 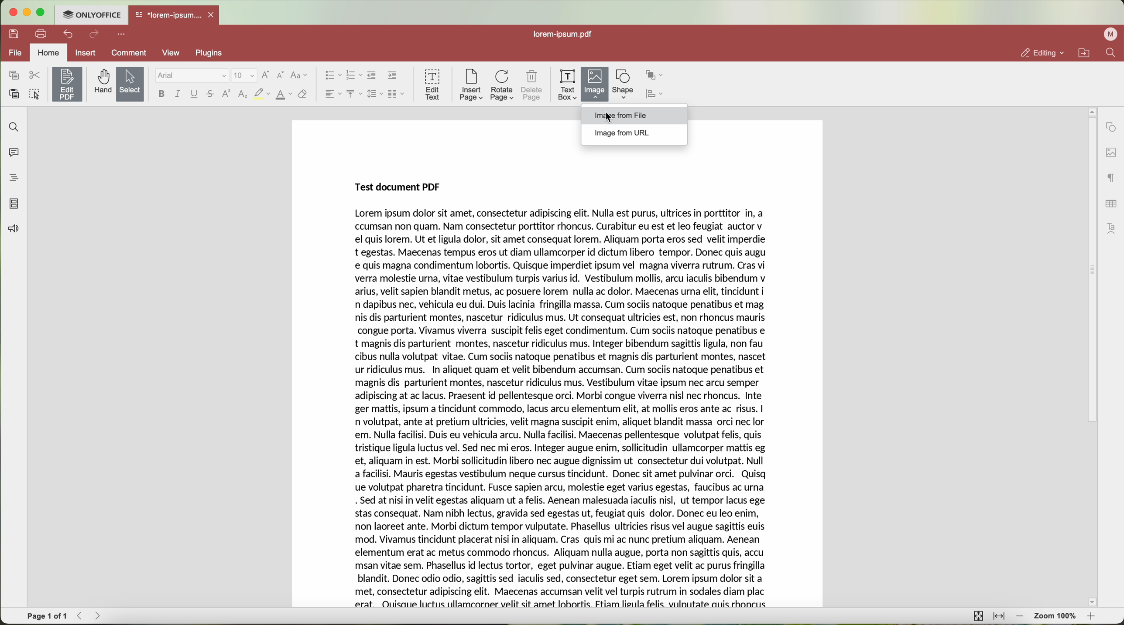 I want to click on highlight color, so click(x=261, y=95).